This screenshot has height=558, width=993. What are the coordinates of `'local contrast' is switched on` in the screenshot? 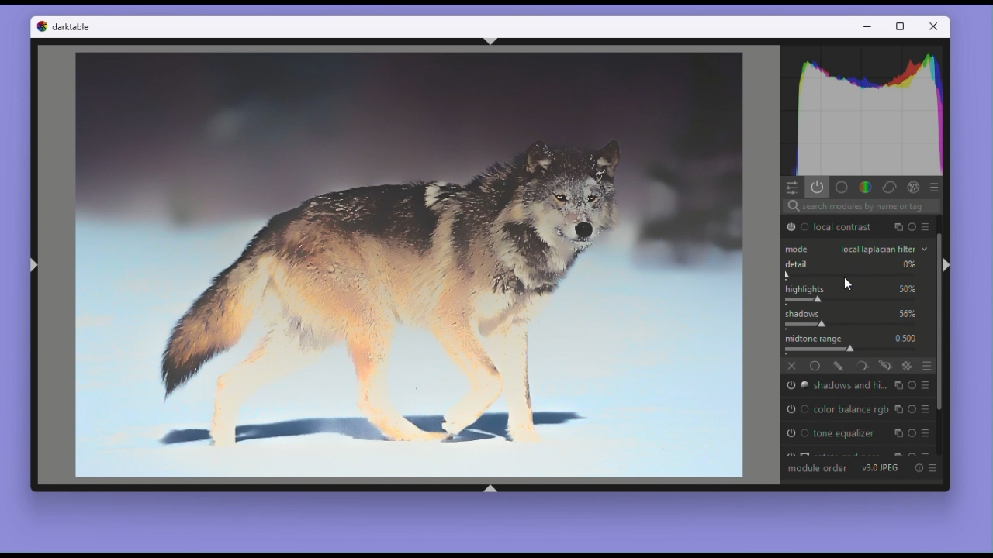 It's located at (796, 226).